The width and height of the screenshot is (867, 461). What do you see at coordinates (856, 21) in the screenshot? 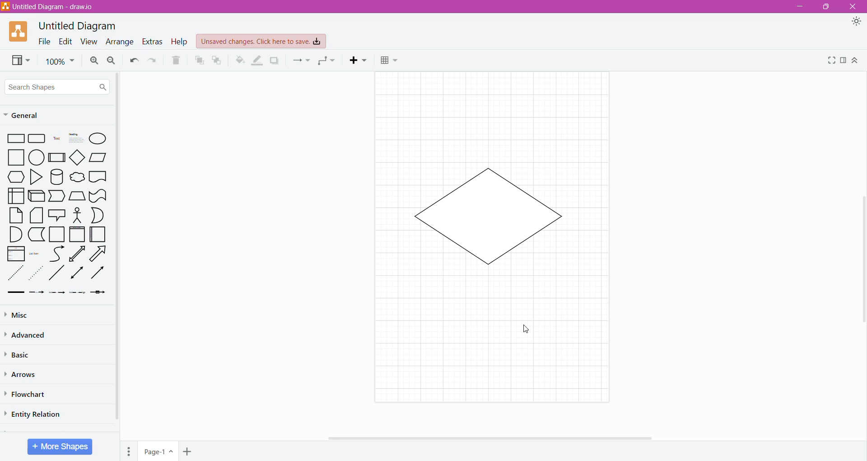
I see `Appearance` at bounding box center [856, 21].